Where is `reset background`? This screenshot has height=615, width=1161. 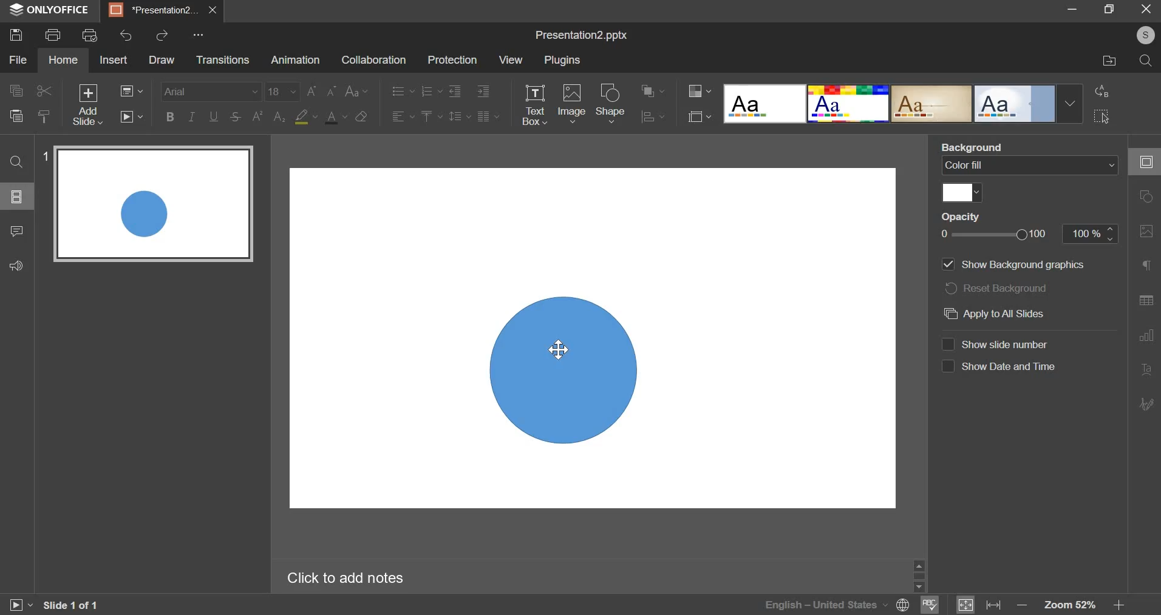
reset background is located at coordinates (993, 287).